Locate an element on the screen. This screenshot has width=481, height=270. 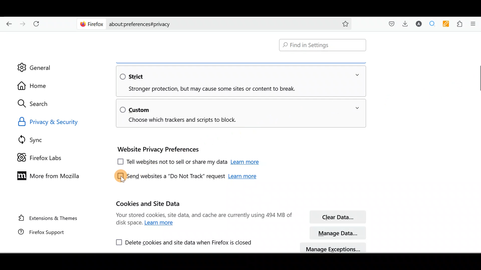
Sync is located at coordinates (39, 138).